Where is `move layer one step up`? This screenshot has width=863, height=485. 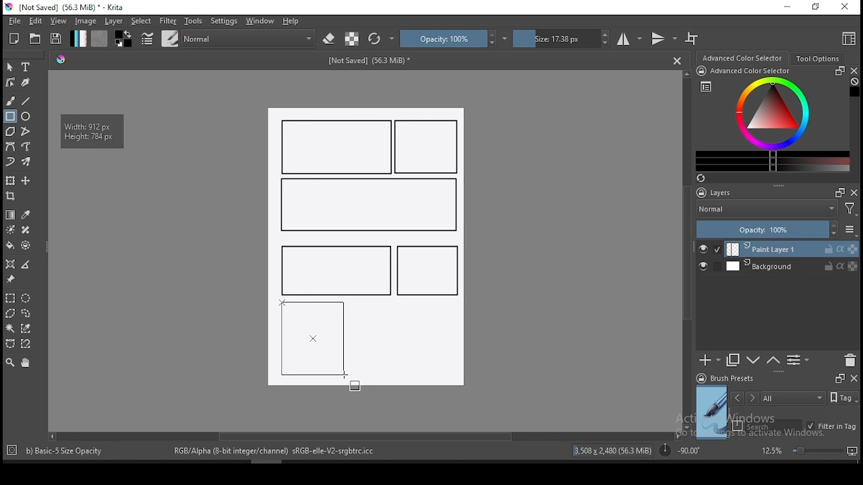 move layer one step up is located at coordinates (754, 362).